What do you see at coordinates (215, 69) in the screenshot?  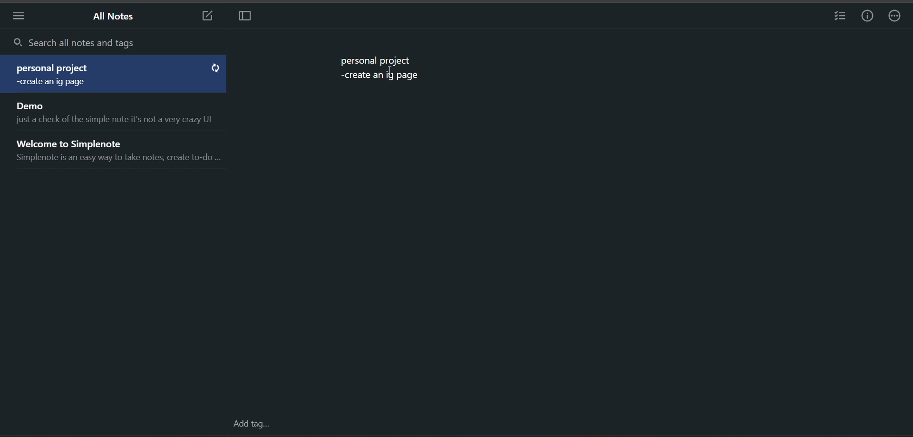 I see `sync button` at bounding box center [215, 69].